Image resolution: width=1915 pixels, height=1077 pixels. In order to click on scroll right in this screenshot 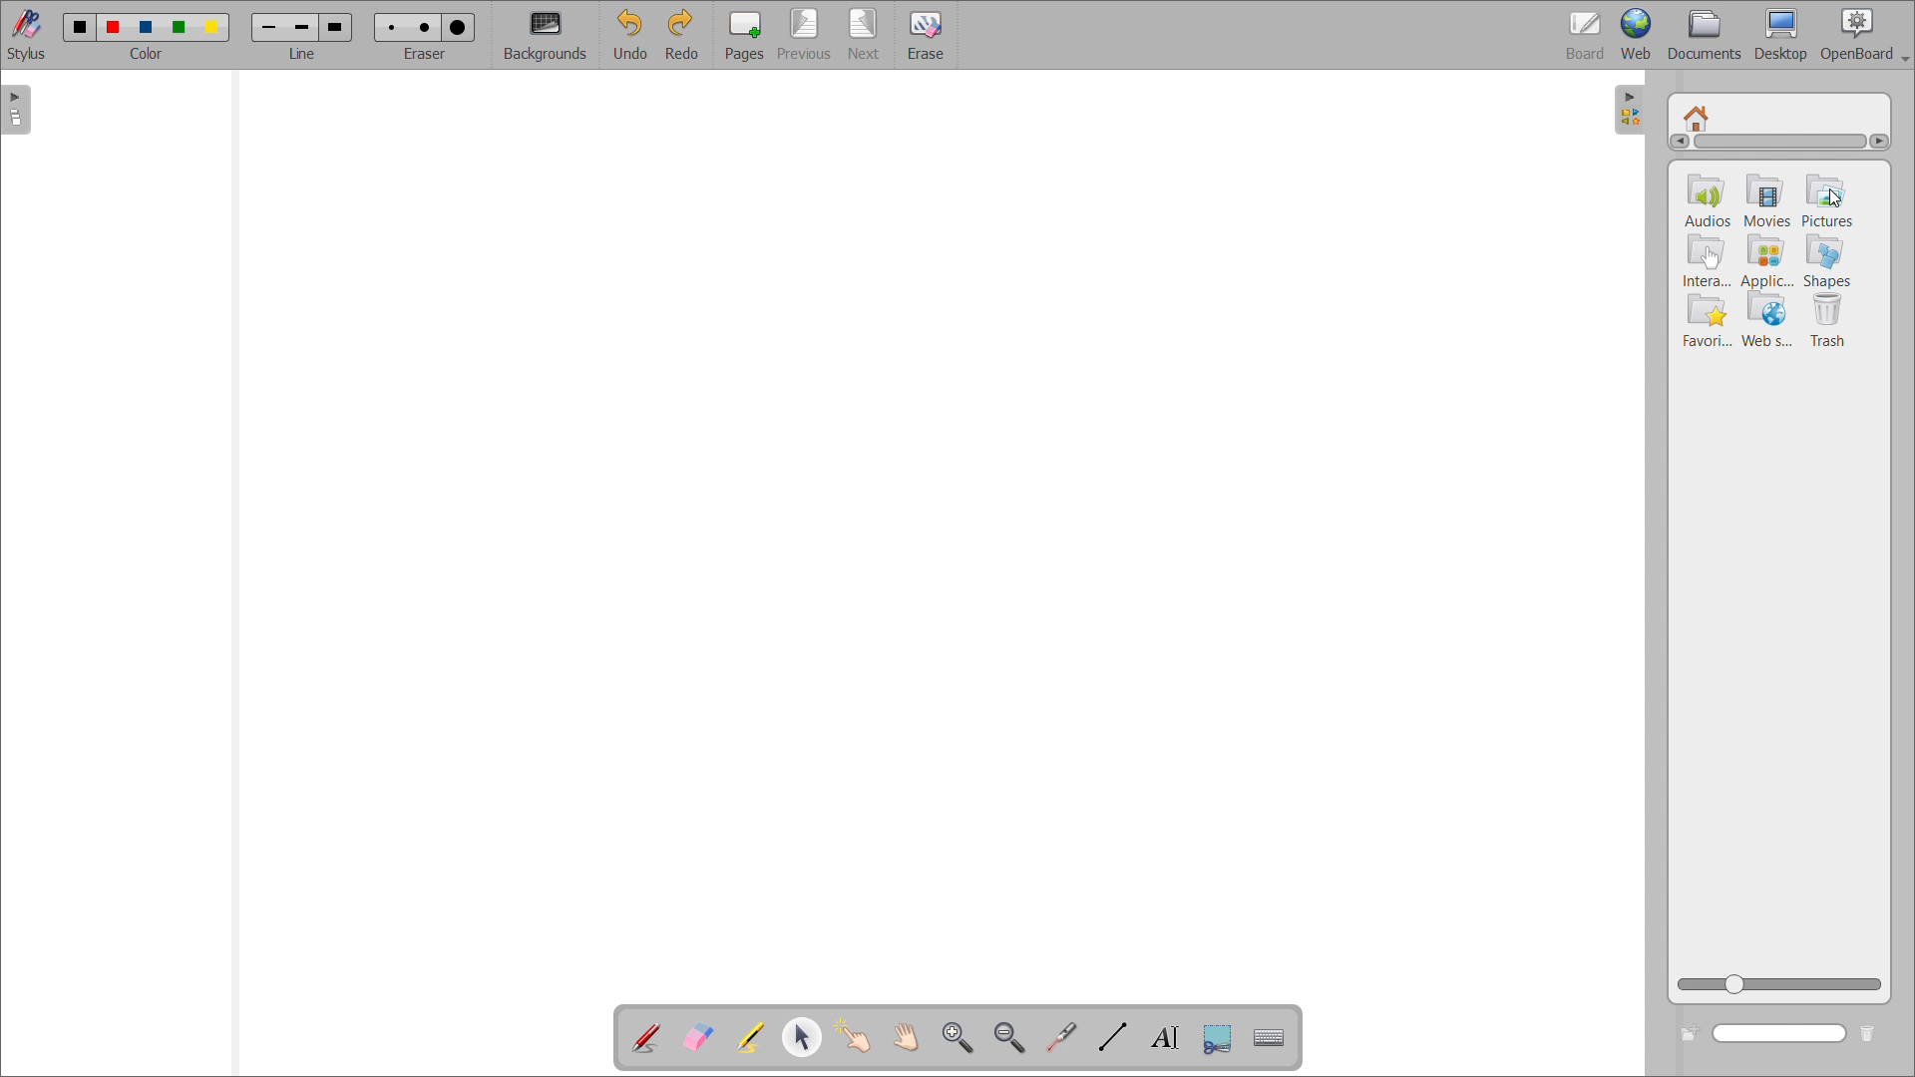, I will do `click(1881, 141)`.